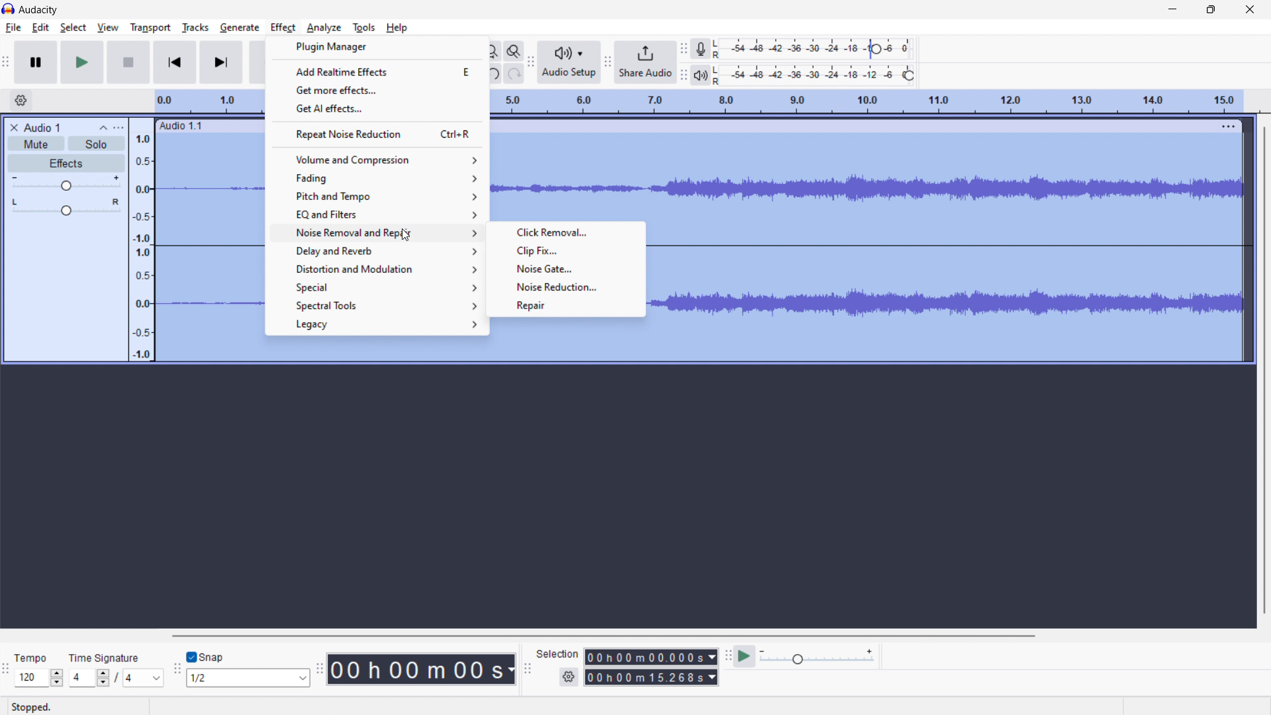  What do you see at coordinates (377, 325) in the screenshot?
I see `Legacy` at bounding box center [377, 325].